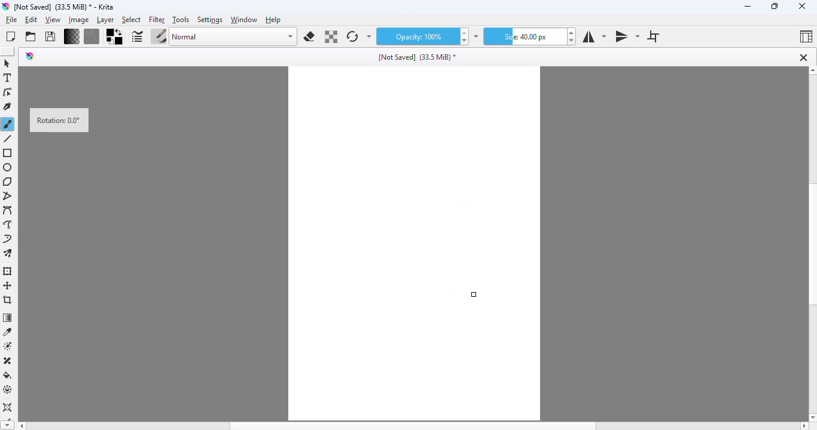  What do you see at coordinates (234, 37) in the screenshot?
I see `blending mode` at bounding box center [234, 37].